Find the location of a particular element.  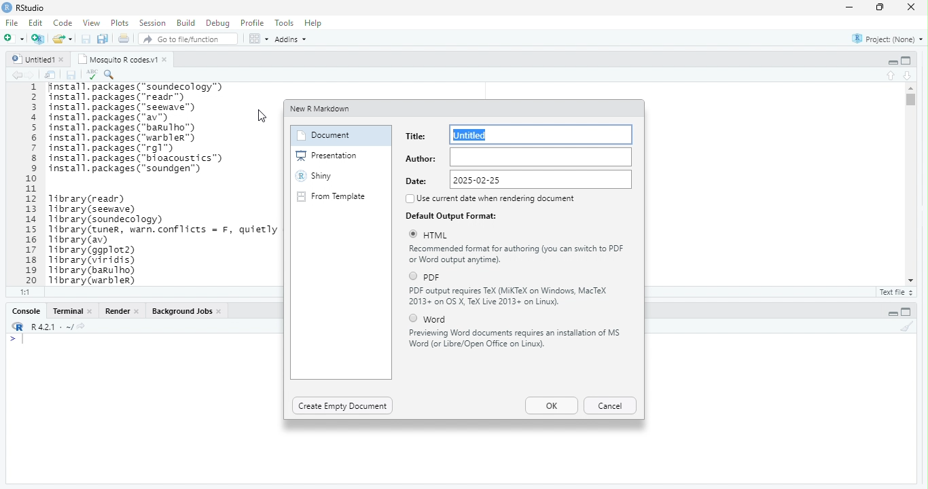

File is located at coordinates (14, 23).